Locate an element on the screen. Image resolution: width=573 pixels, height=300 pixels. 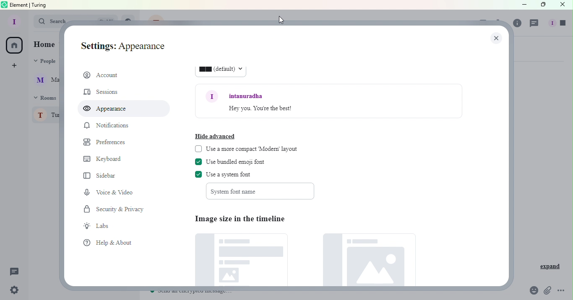
Appearance is located at coordinates (122, 109).